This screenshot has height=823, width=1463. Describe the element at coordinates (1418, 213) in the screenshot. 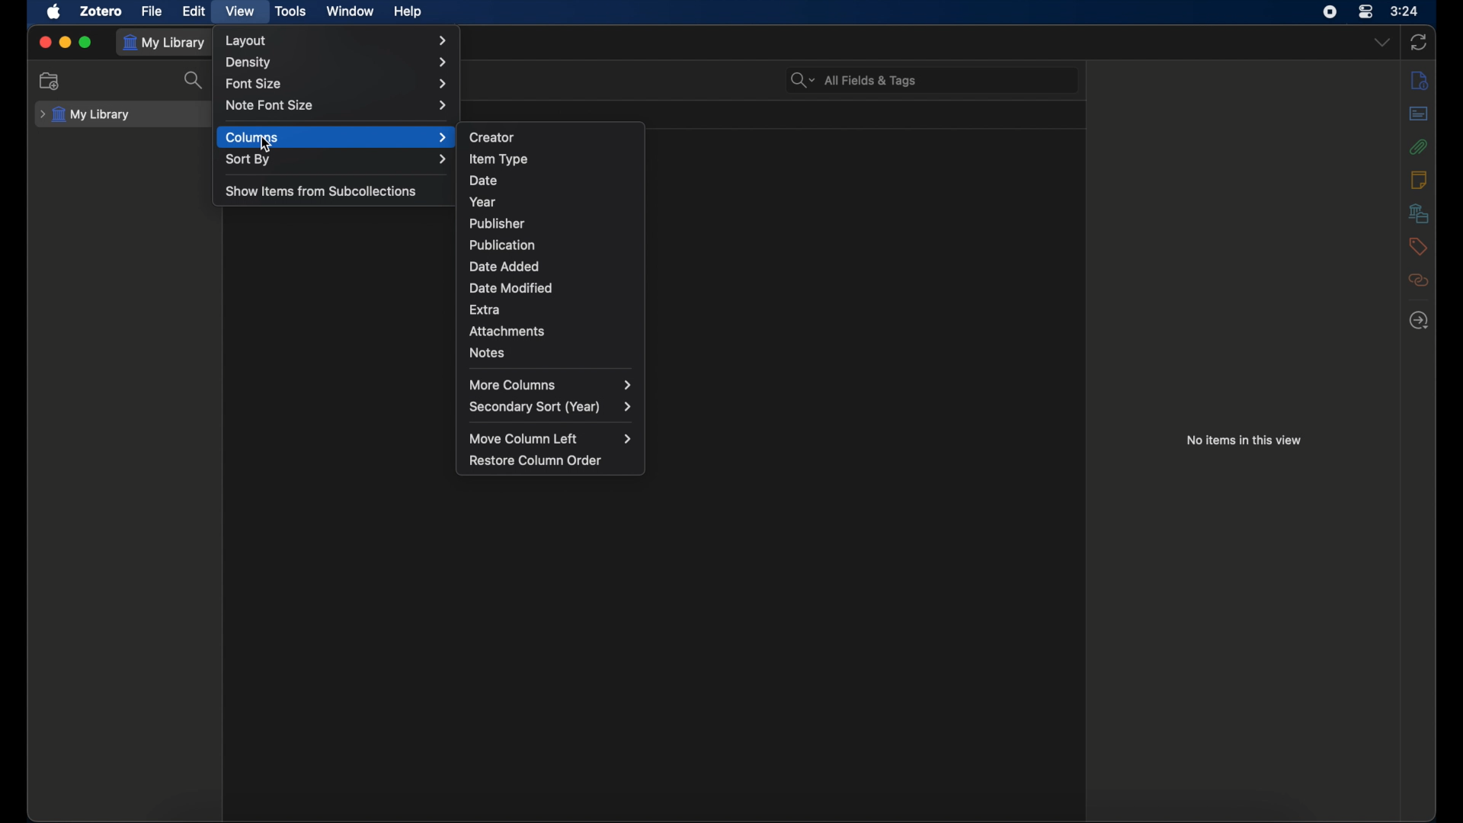

I see `libraries` at that location.